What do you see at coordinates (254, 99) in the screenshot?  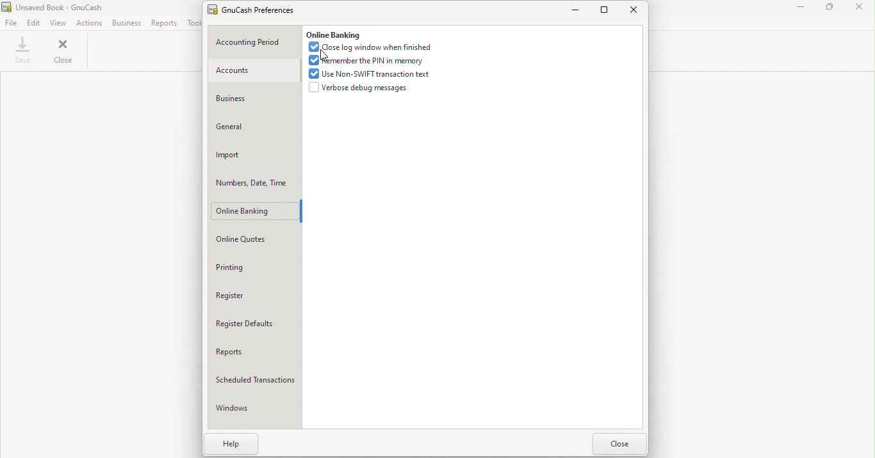 I see `Business` at bounding box center [254, 99].